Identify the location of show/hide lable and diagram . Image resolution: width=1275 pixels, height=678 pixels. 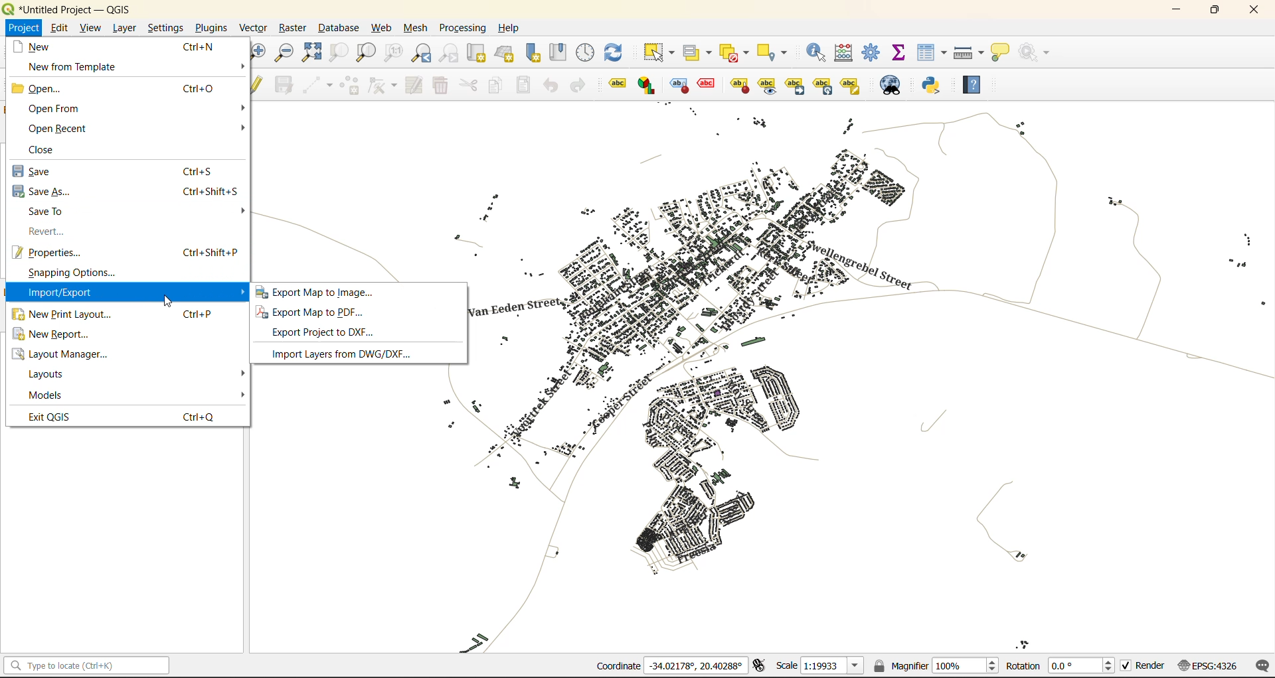
(738, 84).